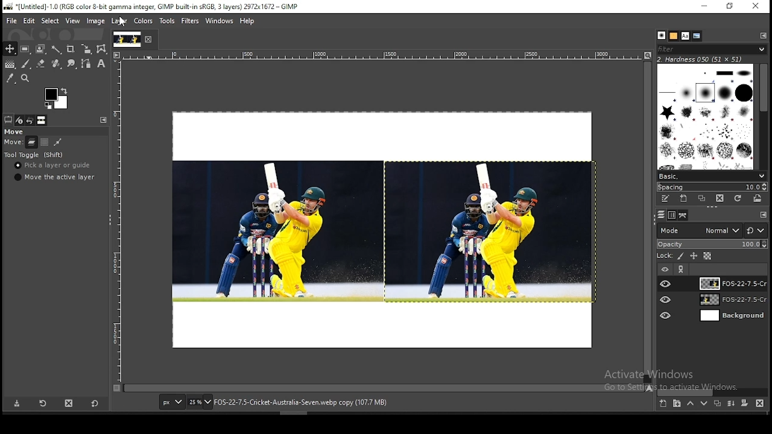 The width and height of the screenshot is (772, 434). What do you see at coordinates (732, 316) in the screenshot?
I see `layer` at bounding box center [732, 316].